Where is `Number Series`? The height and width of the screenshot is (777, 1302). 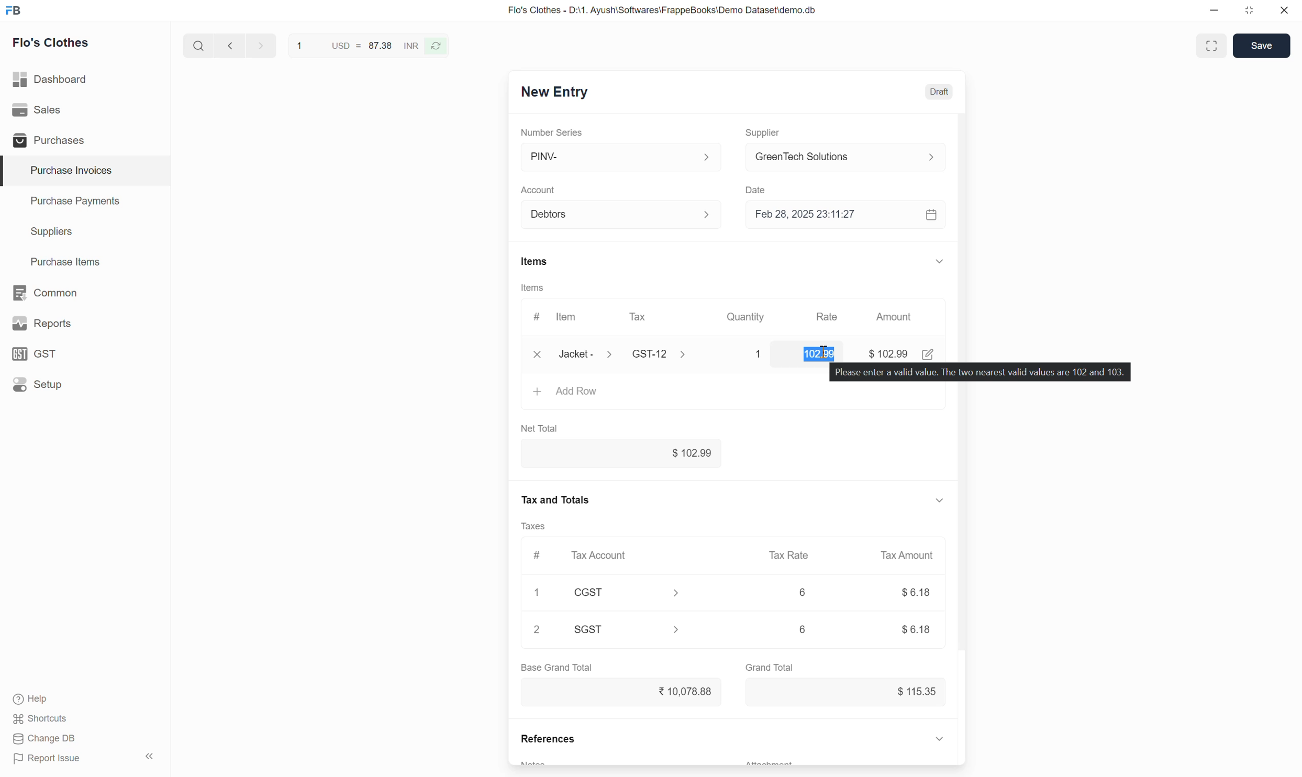
Number Series is located at coordinates (551, 132).